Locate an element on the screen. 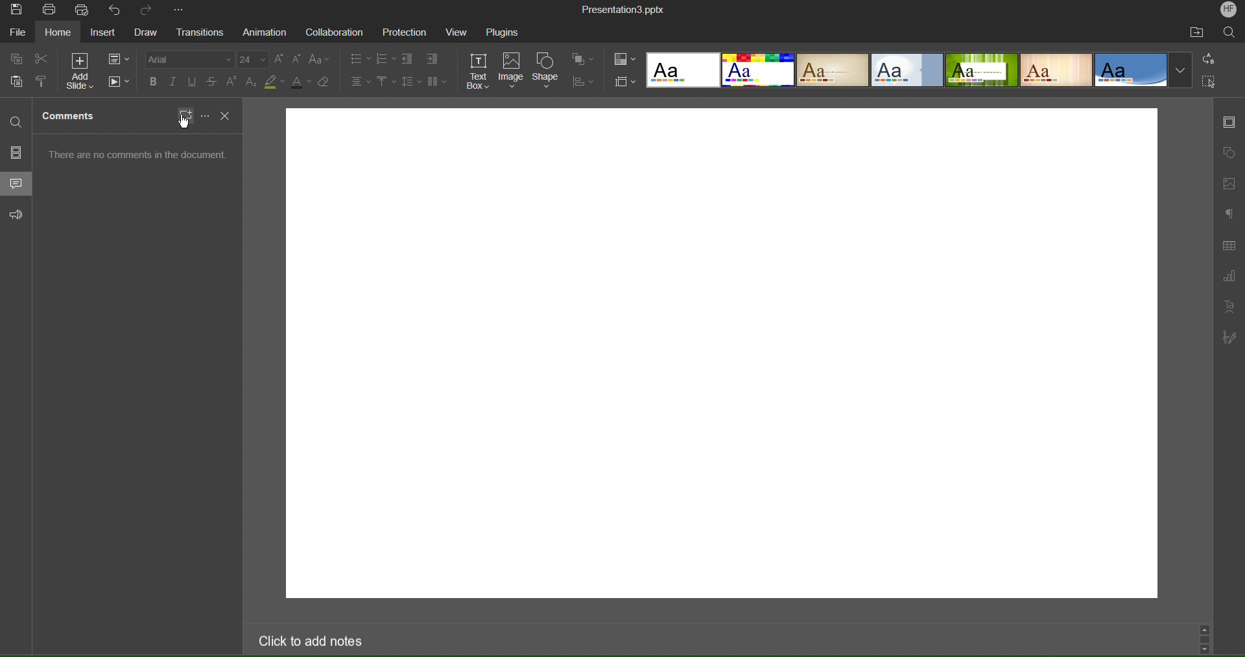 The image size is (1245, 657). Protection is located at coordinates (406, 33).